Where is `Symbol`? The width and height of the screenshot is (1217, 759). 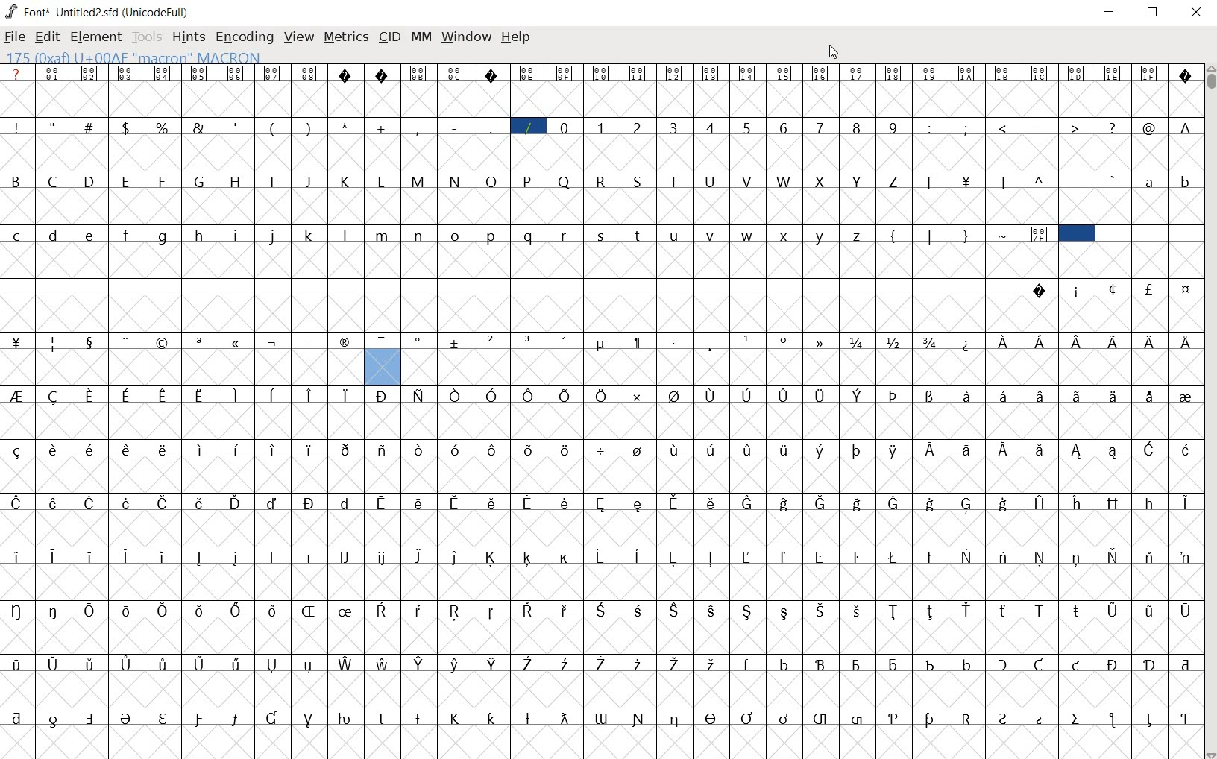 Symbol is located at coordinates (1002, 557).